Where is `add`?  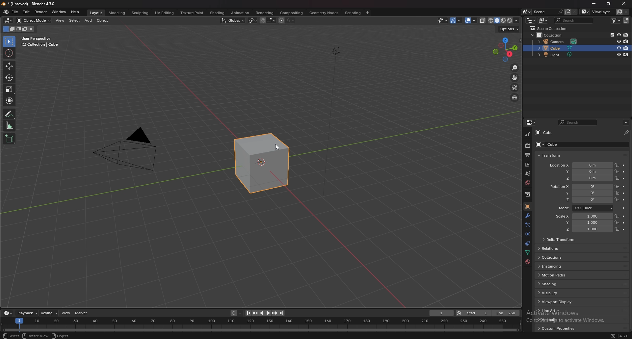 add is located at coordinates (89, 20).